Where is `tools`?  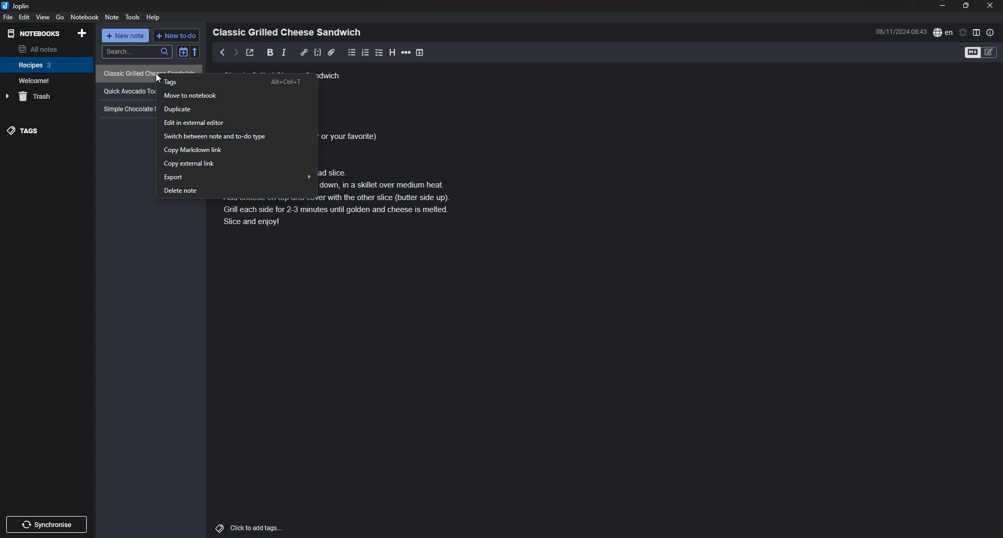 tools is located at coordinates (133, 17).